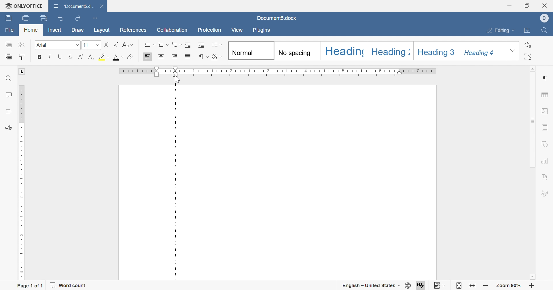 This screenshot has height=290, width=553. What do you see at coordinates (209, 30) in the screenshot?
I see `protection` at bounding box center [209, 30].